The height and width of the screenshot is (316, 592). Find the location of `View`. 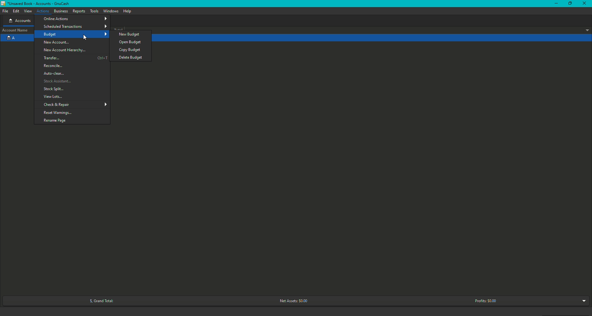

View is located at coordinates (28, 11).